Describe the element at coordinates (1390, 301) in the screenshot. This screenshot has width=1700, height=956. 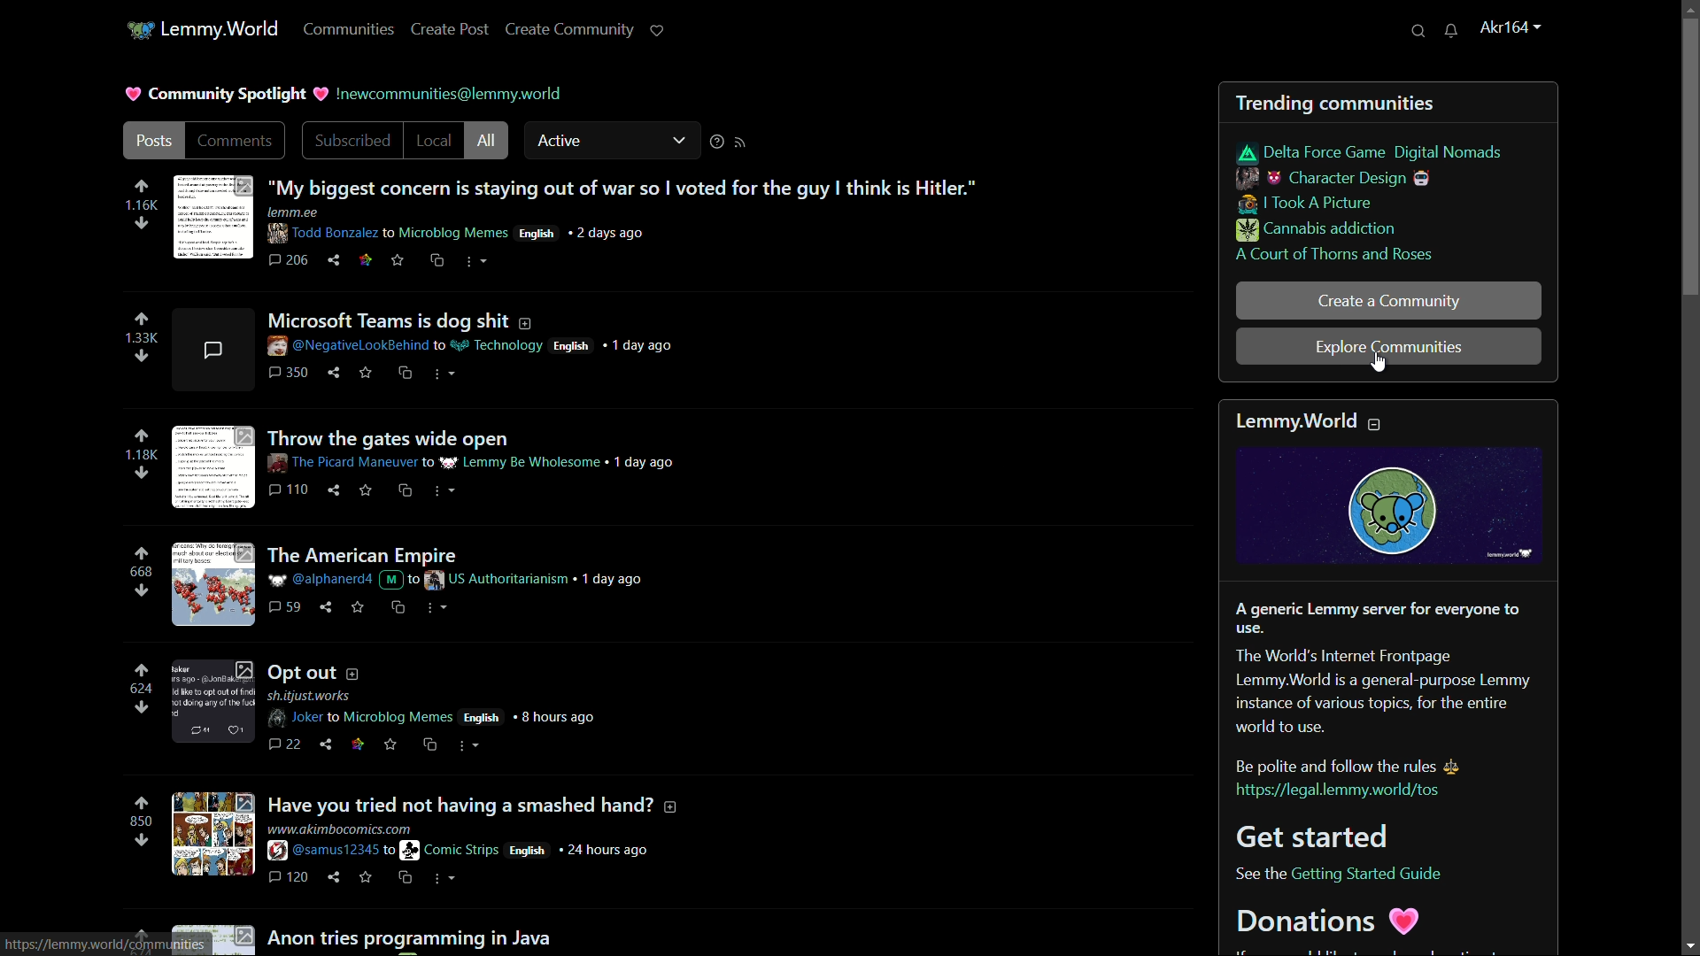
I see `create a community` at that location.